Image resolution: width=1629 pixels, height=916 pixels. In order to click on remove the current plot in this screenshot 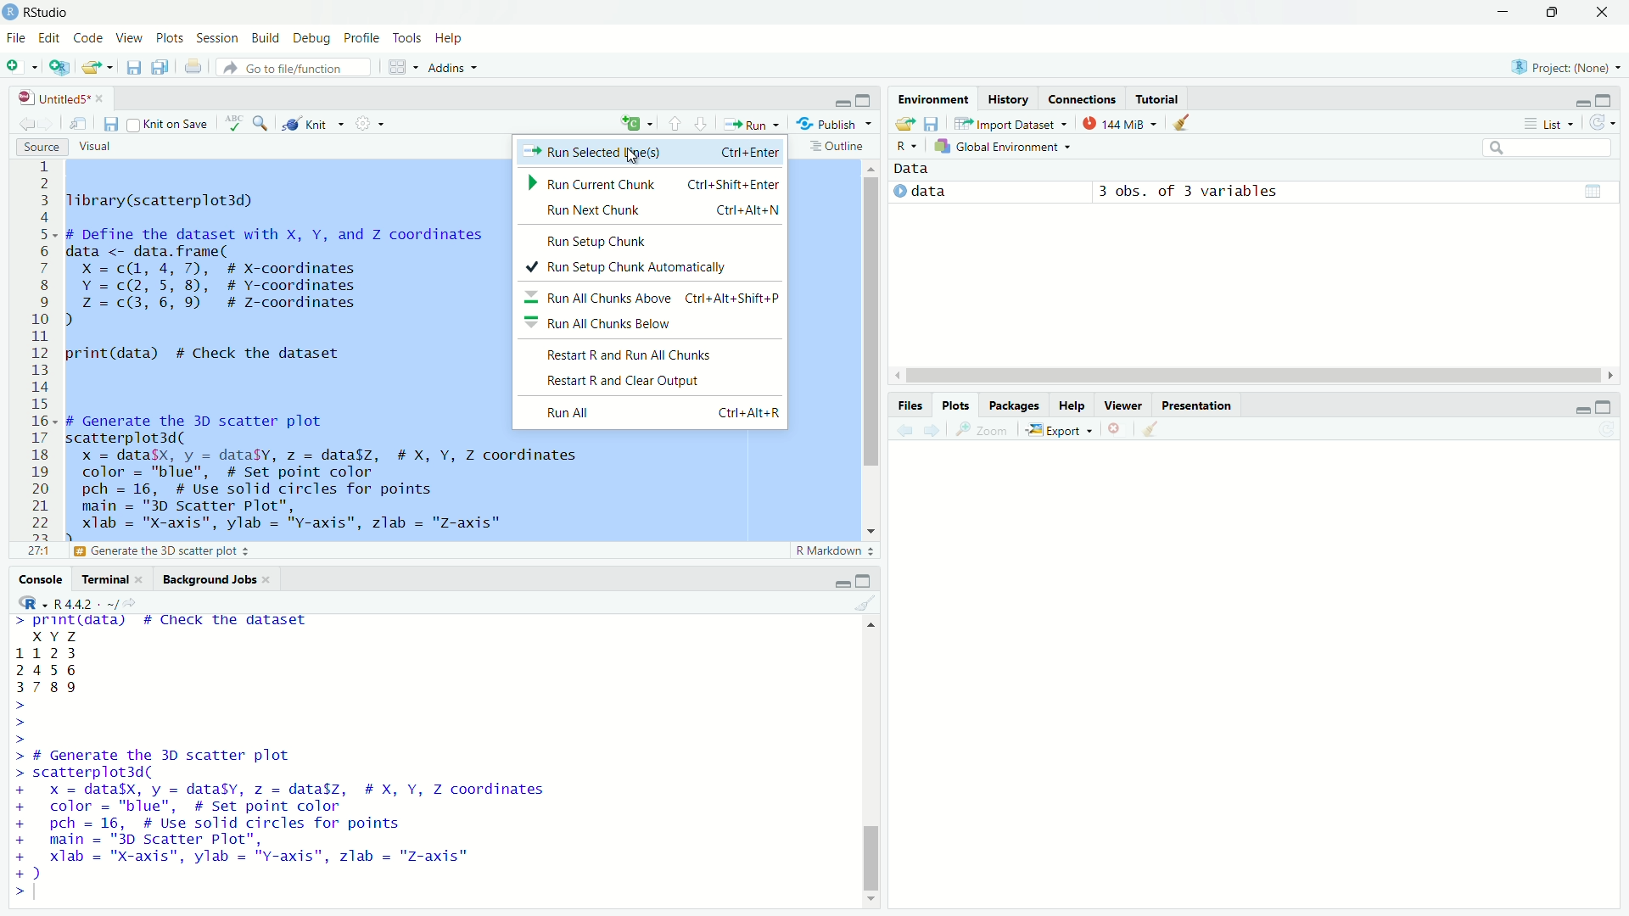, I will do `click(1113, 429)`.